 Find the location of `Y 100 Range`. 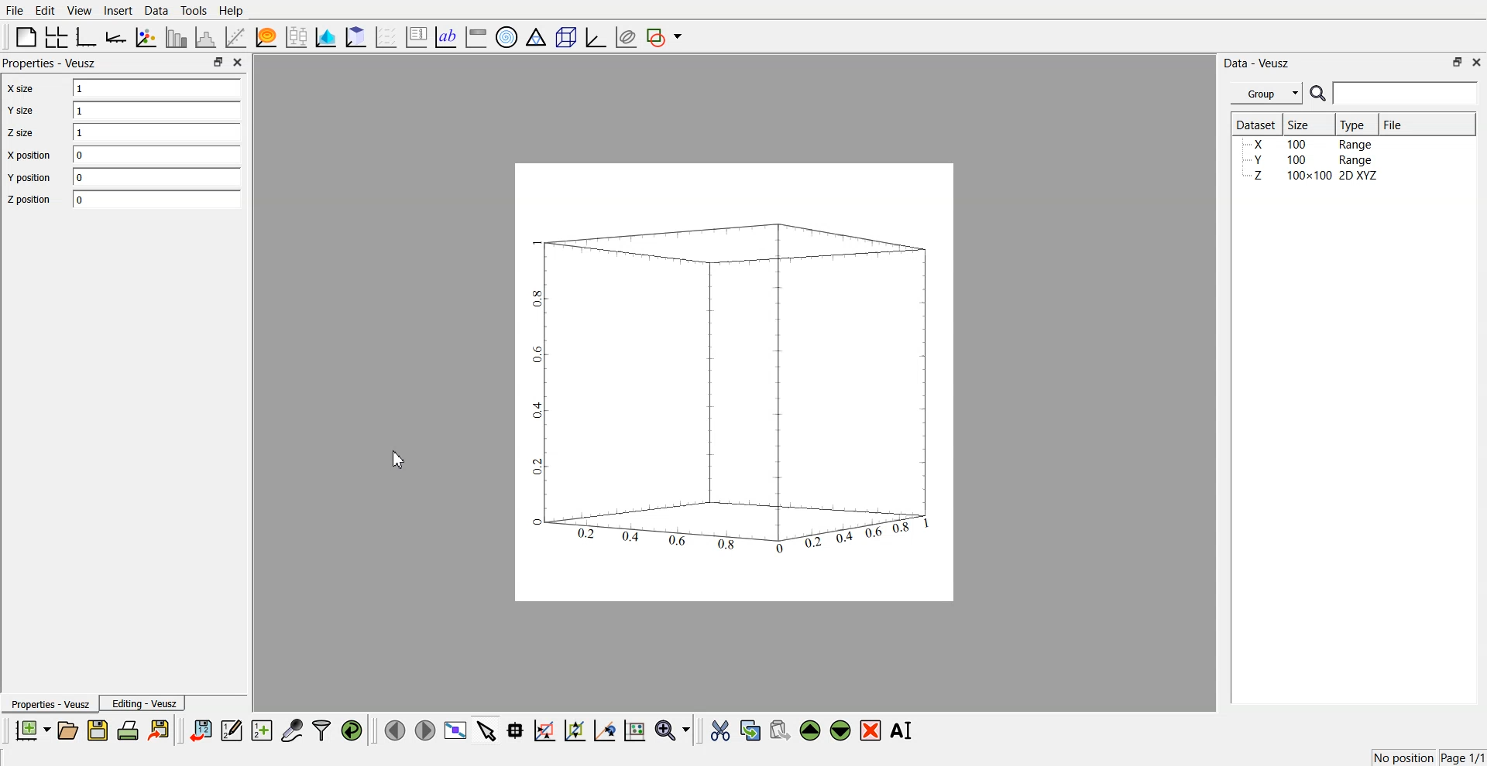

Y 100 Range is located at coordinates (1311, 160).